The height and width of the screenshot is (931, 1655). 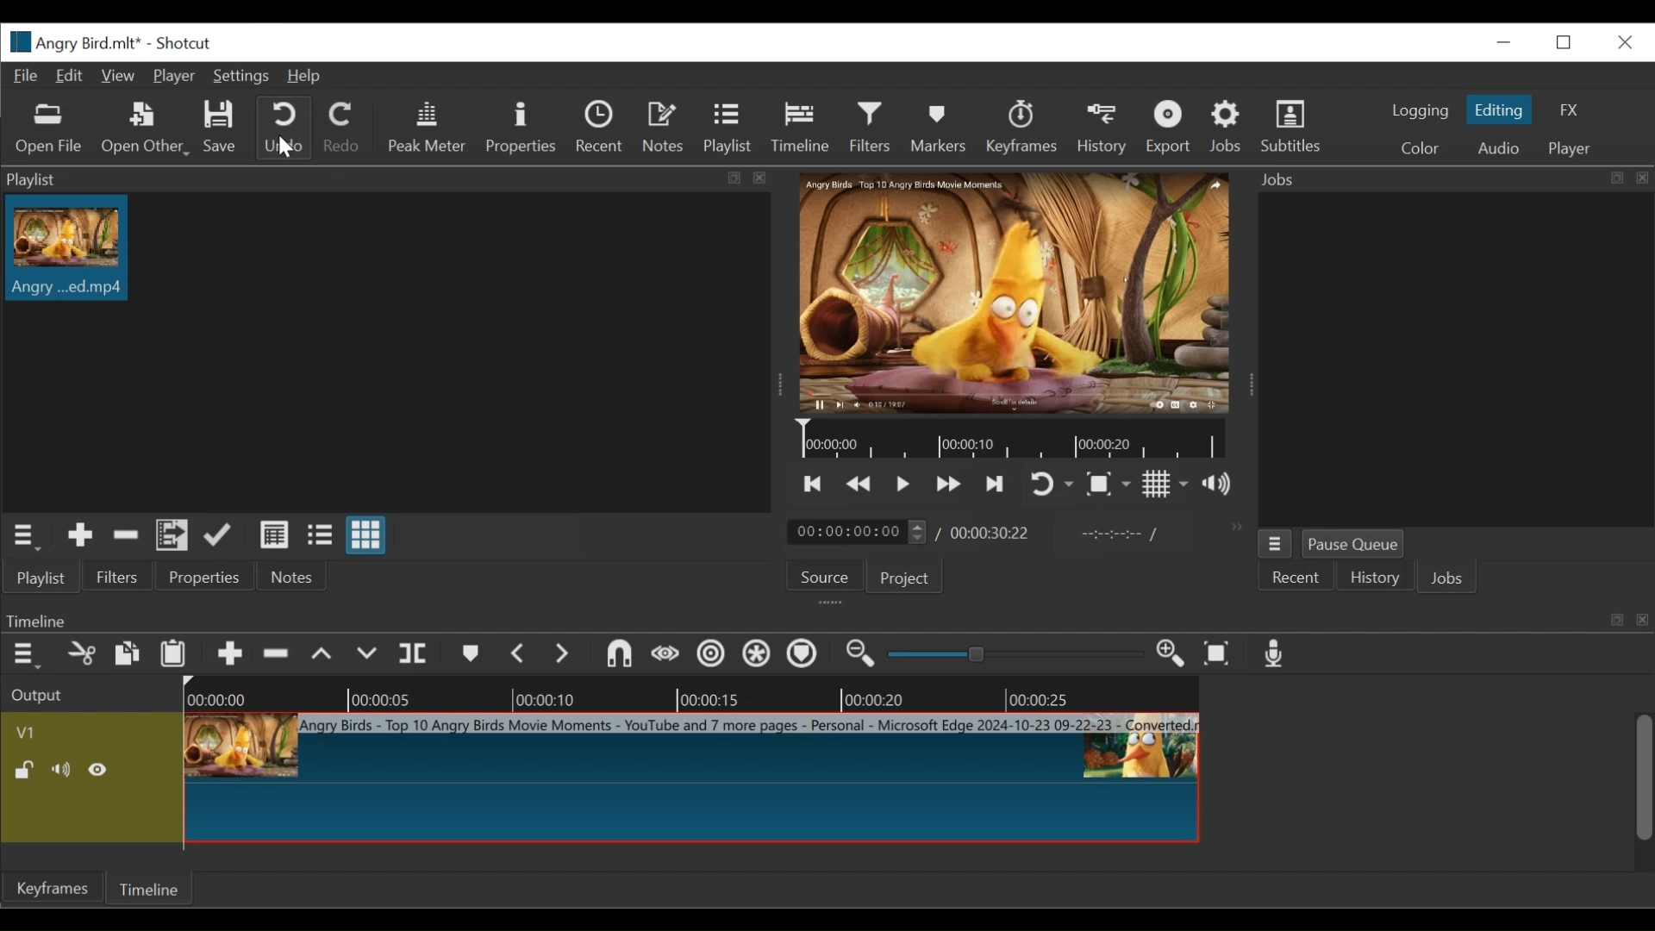 I want to click on Toggle player looping, so click(x=1052, y=485).